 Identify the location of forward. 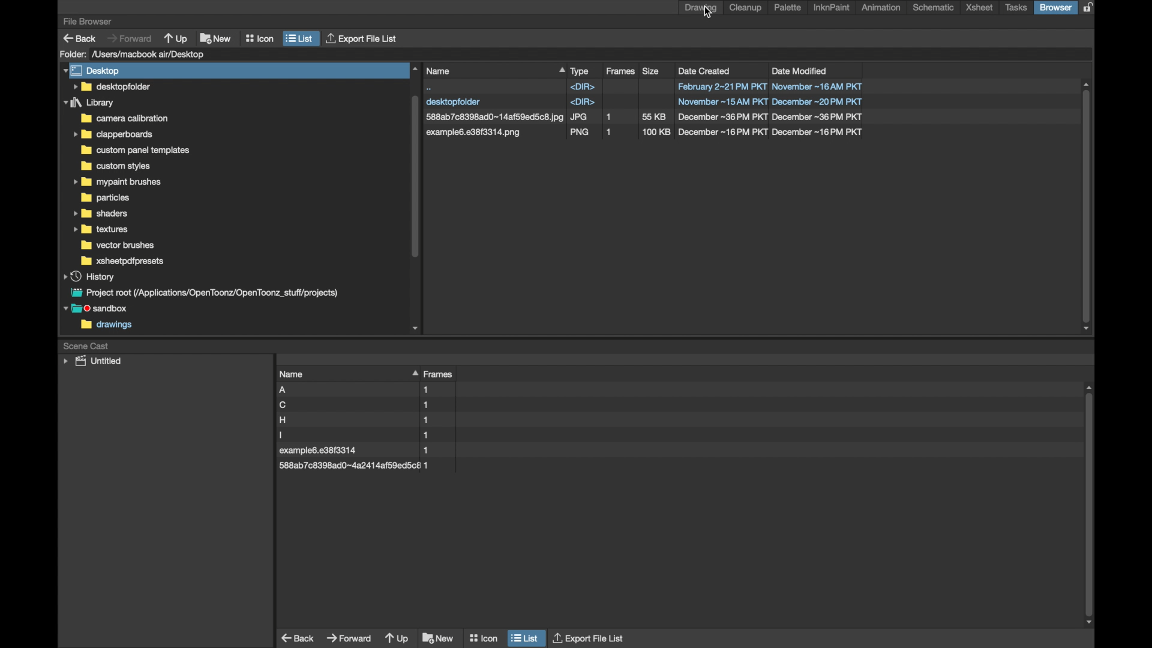
(349, 637).